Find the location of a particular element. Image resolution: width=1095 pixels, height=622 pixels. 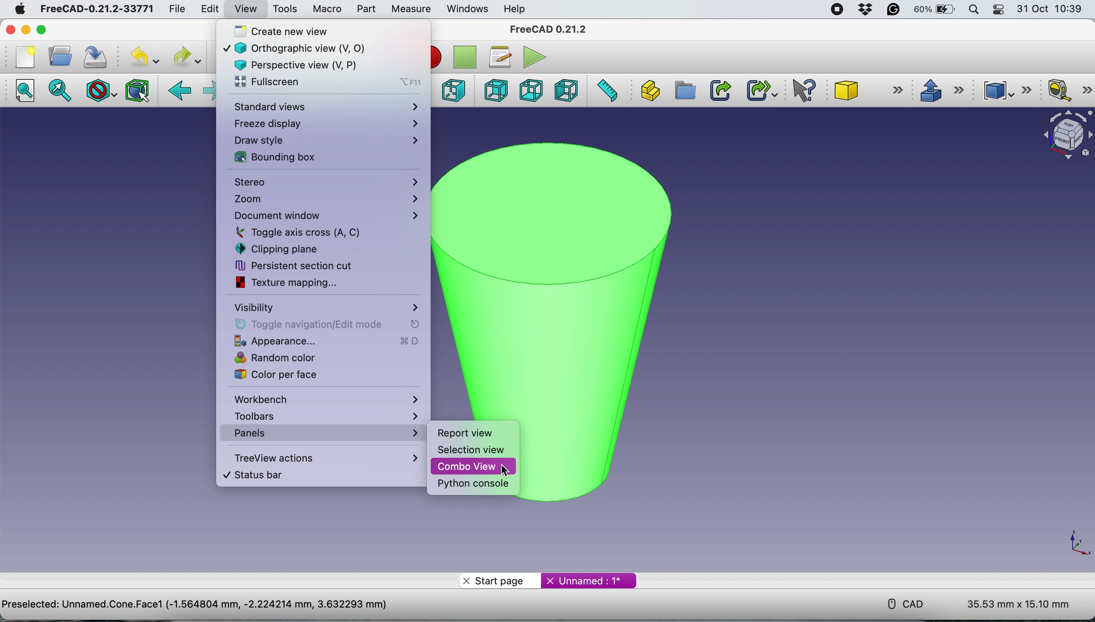

orthographic view (V,O) is located at coordinates (309, 47).